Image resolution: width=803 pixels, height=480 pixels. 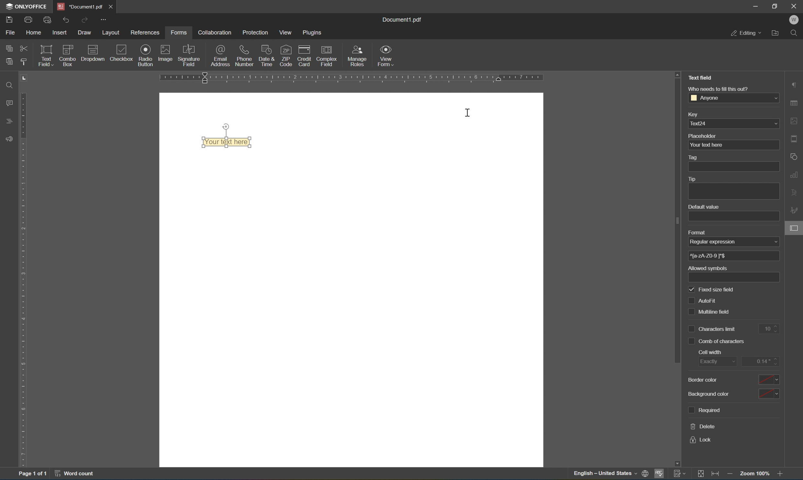 I want to click on 10, so click(x=771, y=329).